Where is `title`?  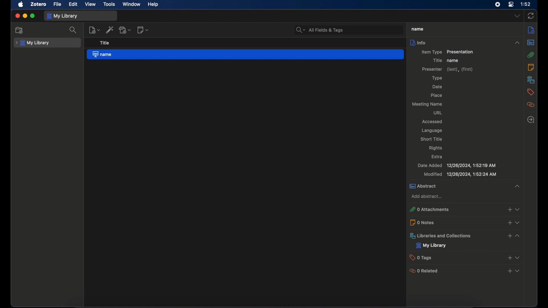
title is located at coordinates (417, 29).